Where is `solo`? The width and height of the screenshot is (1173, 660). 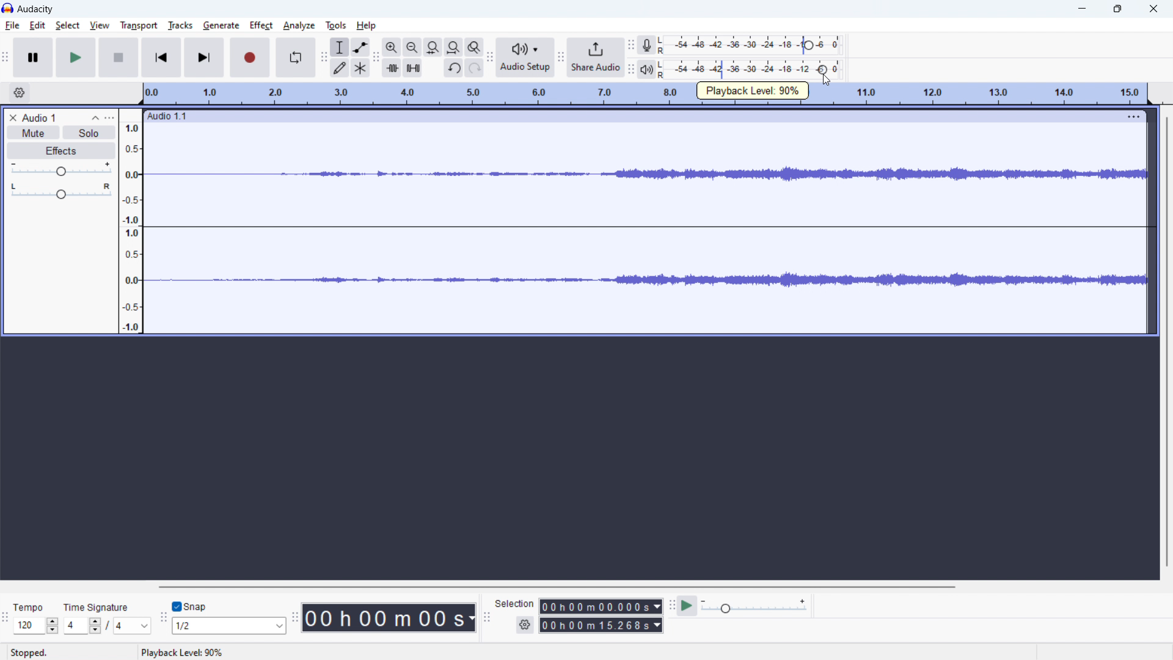 solo is located at coordinates (89, 133).